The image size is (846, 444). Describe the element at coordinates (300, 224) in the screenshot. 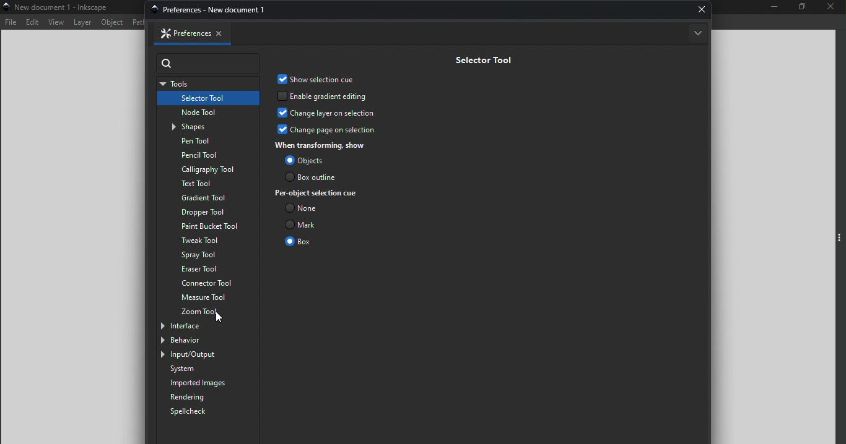

I see `Mark` at that location.